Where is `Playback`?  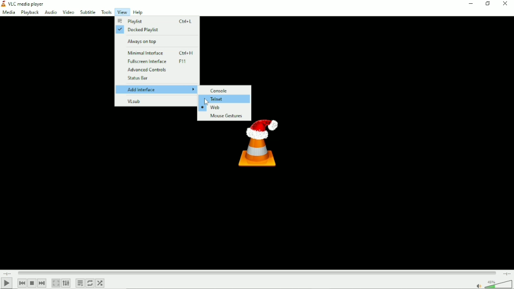
Playback is located at coordinates (29, 13).